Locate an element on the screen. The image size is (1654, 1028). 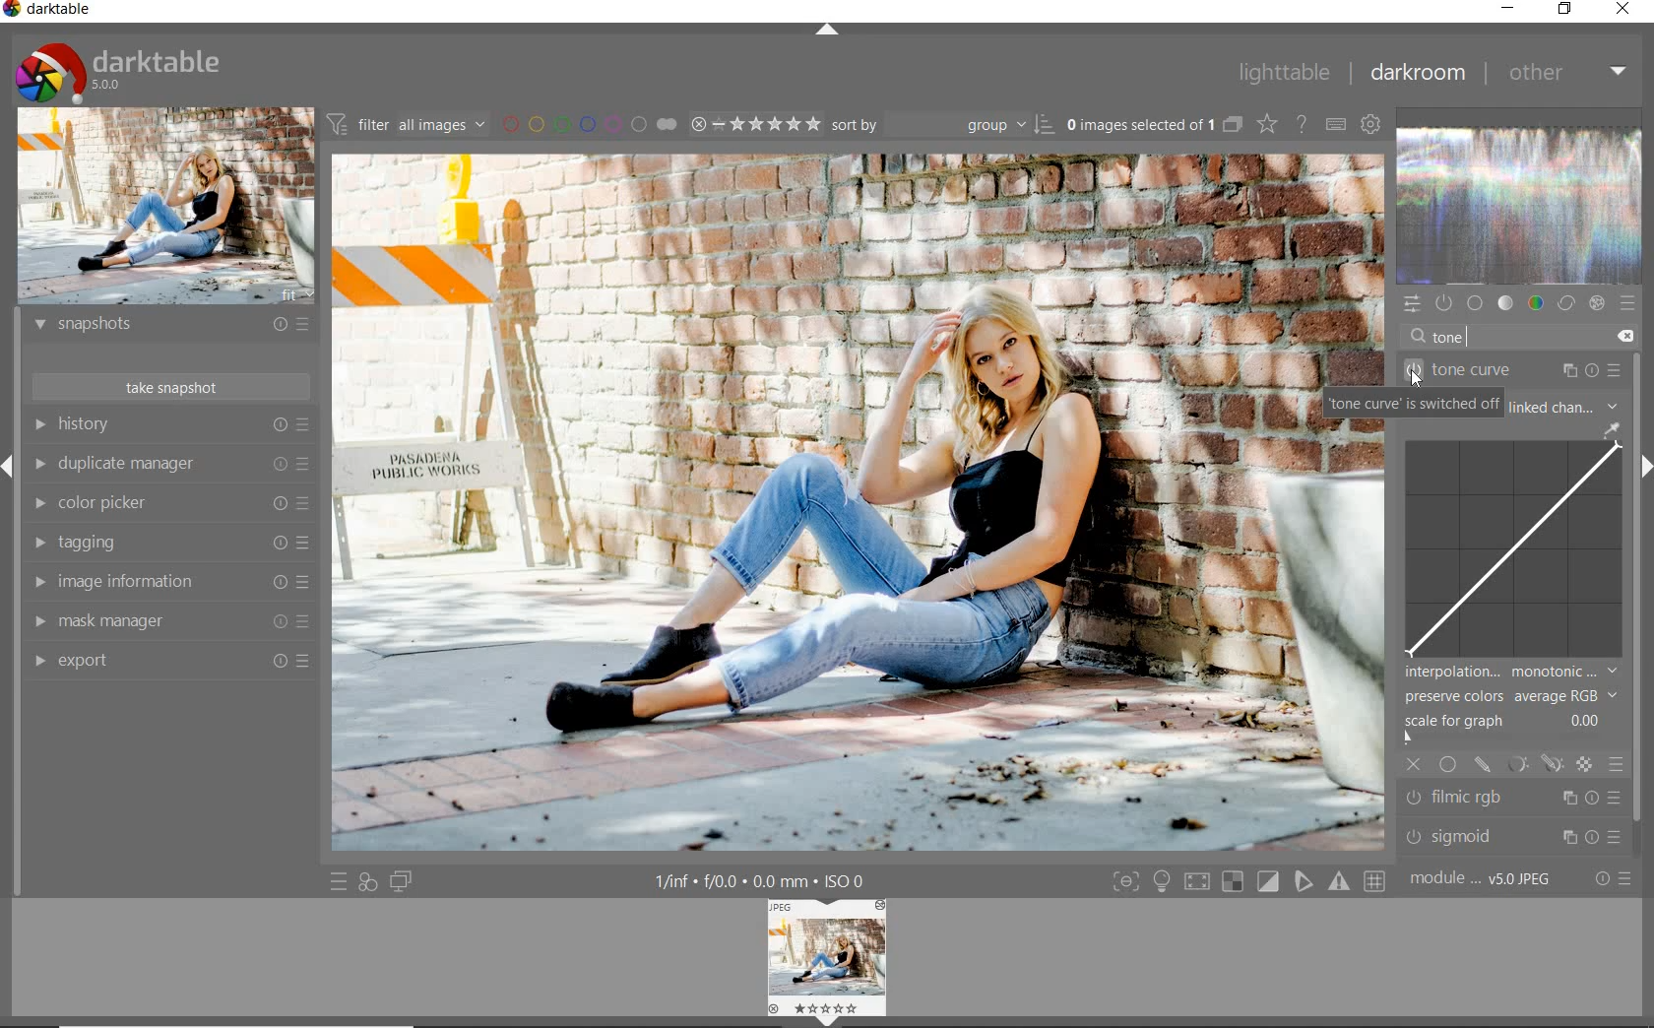
uniformly is located at coordinates (1447, 763).